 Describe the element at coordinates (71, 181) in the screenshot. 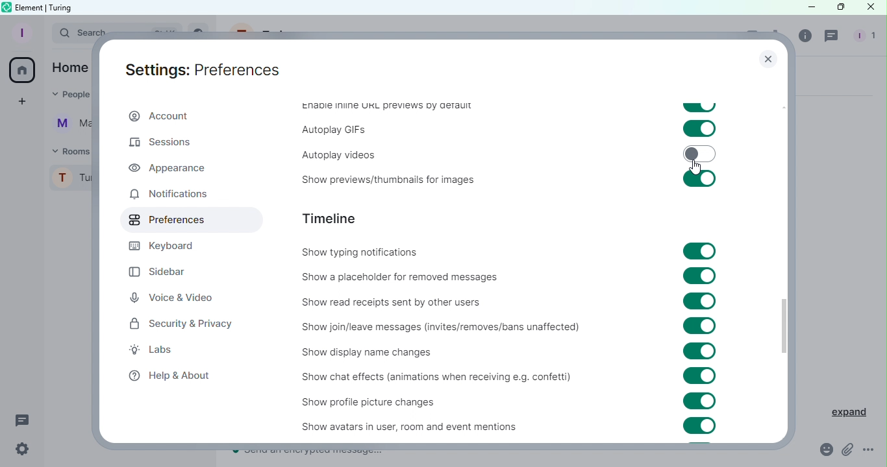

I see `Turing` at that location.